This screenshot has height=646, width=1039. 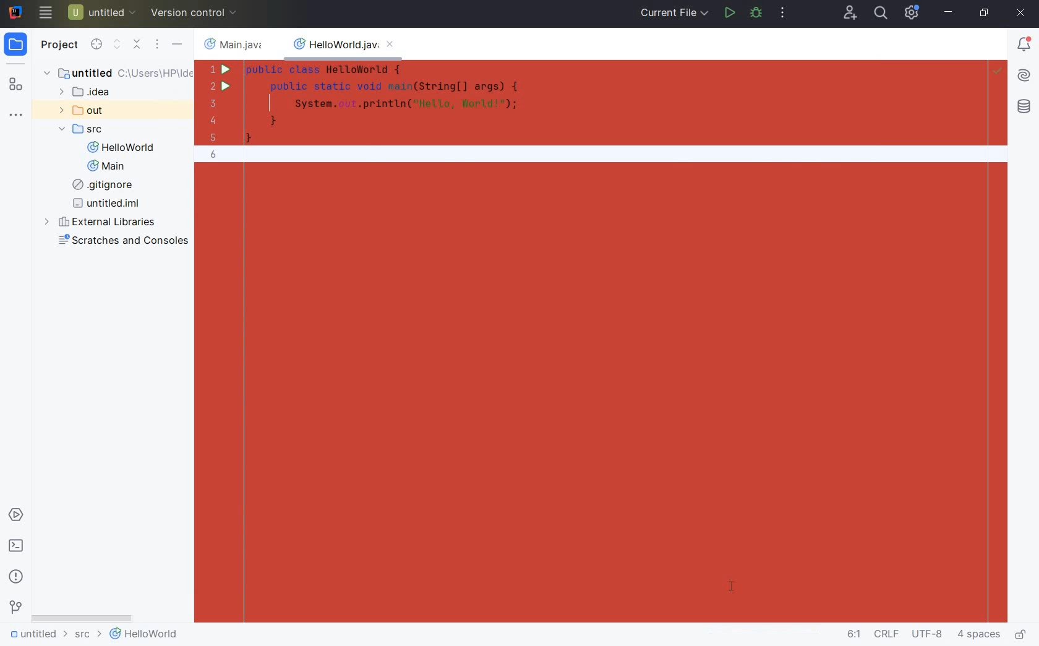 What do you see at coordinates (1024, 77) in the screenshot?
I see `AI Assistant` at bounding box center [1024, 77].